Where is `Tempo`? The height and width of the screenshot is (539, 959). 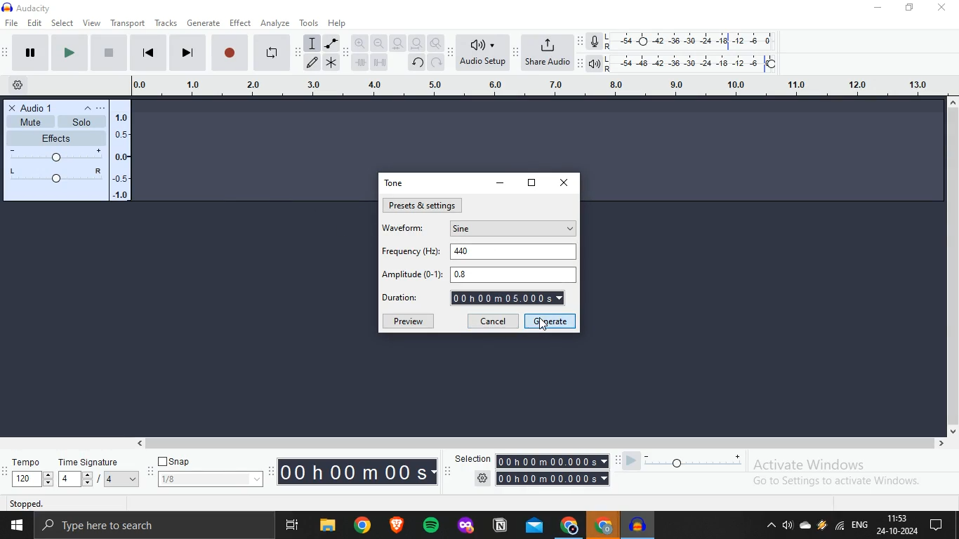 Tempo is located at coordinates (27, 472).